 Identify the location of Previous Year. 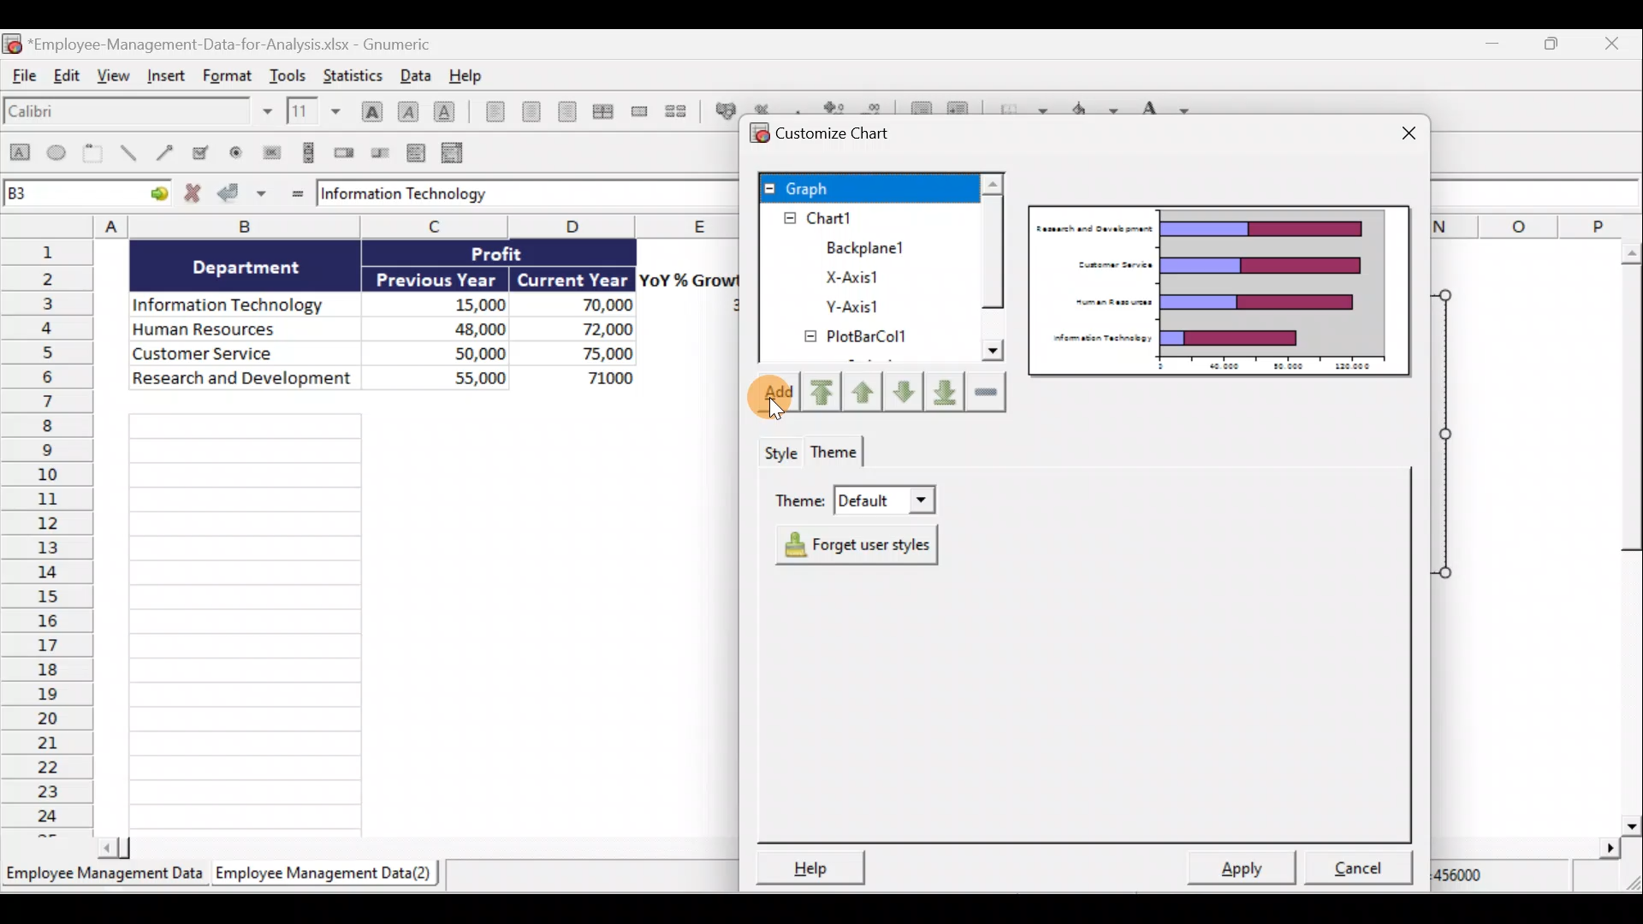
(438, 276).